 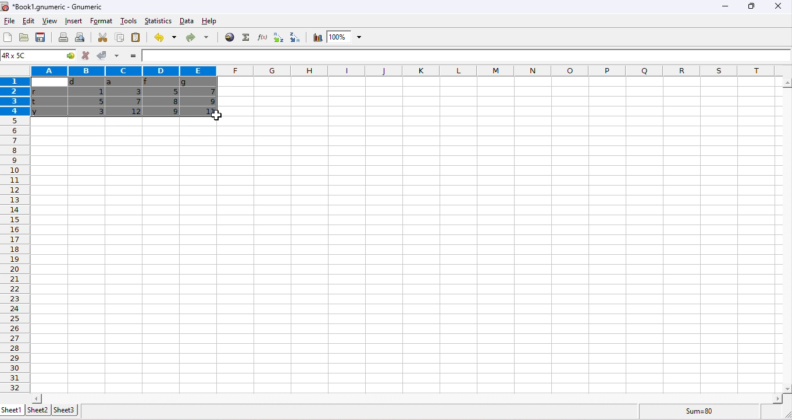 I want to click on statistics, so click(x=158, y=20).